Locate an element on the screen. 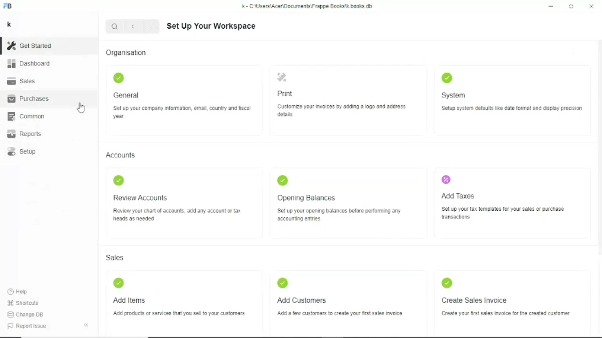  Print customize your invoices by adding a logo and address details. is located at coordinates (341, 95).